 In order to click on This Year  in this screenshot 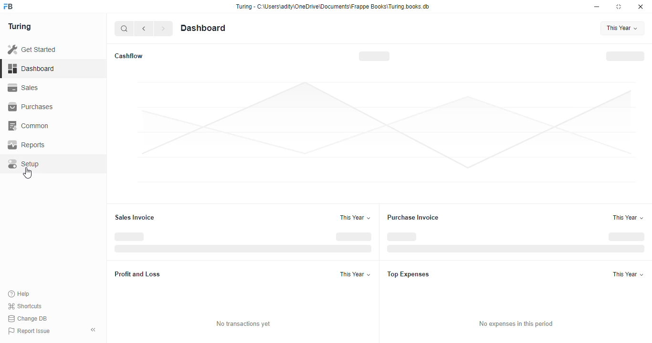, I will do `click(355, 217)`.